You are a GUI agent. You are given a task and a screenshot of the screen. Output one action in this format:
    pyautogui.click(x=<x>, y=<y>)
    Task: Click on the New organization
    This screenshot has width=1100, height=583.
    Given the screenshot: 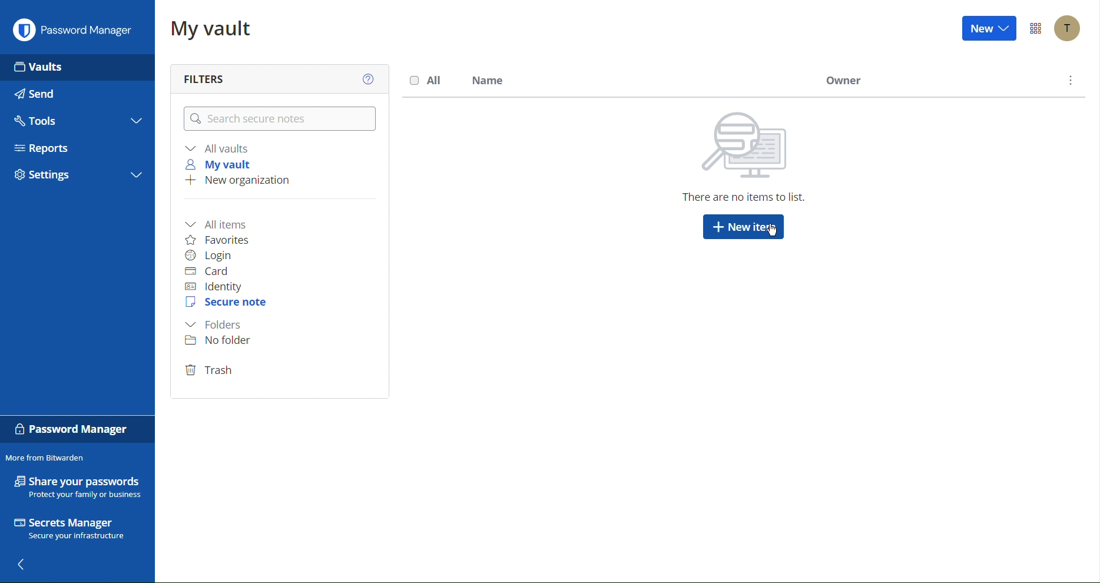 What is the action you would take?
    pyautogui.click(x=243, y=181)
    